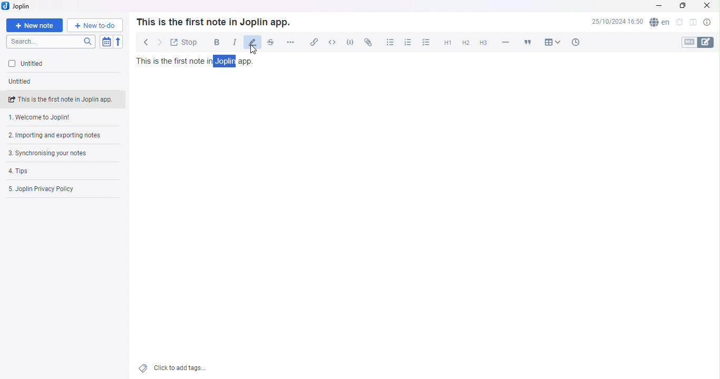 This screenshot has height=379, width=720. Describe the element at coordinates (350, 42) in the screenshot. I see `Code block` at that location.